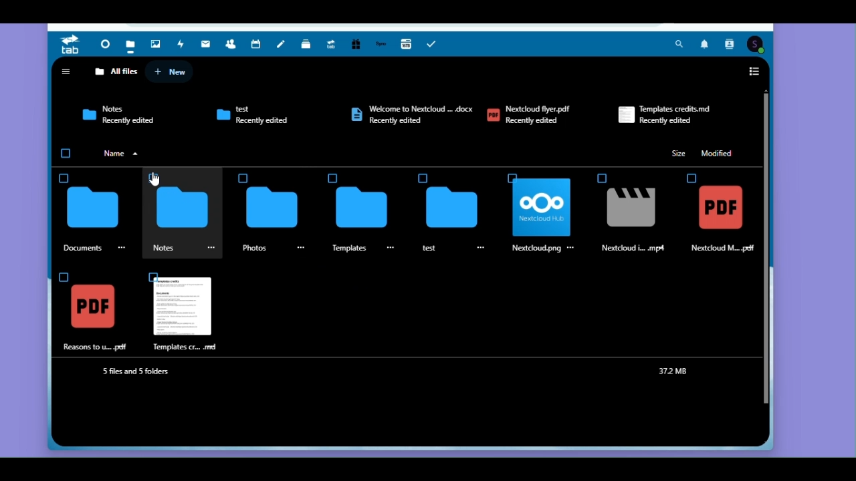 This screenshot has height=481, width=856. I want to click on Icon, so click(625, 114).